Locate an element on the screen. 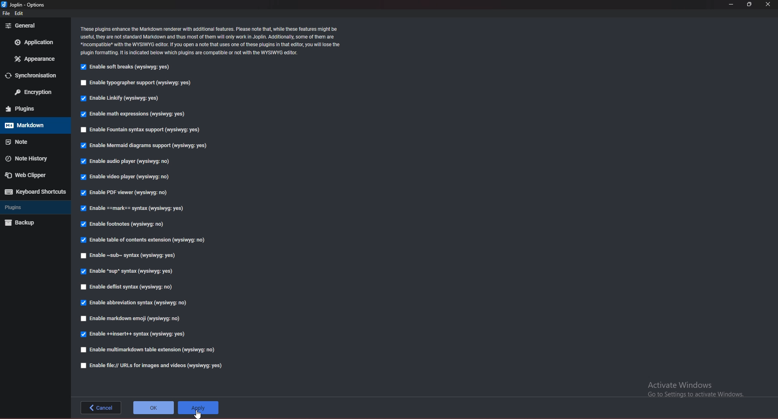 The width and height of the screenshot is (778, 419). enable insert syntax is located at coordinates (134, 334).